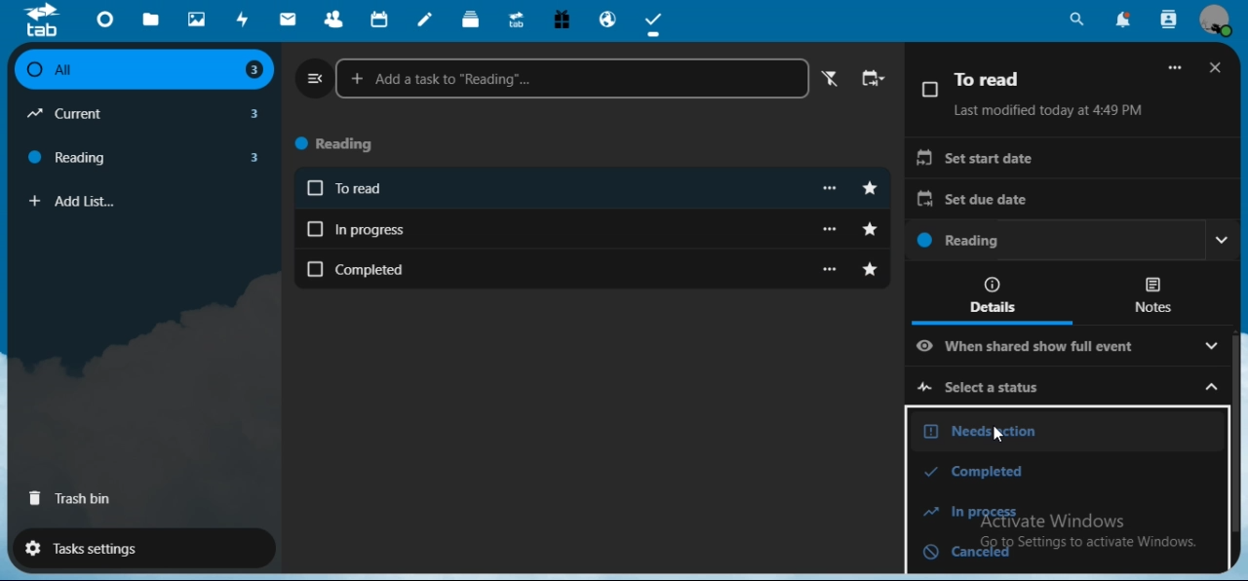  What do you see at coordinates (872, 229) in the screenshot?
I see `toggle starred` at bounding box center [872, 229].